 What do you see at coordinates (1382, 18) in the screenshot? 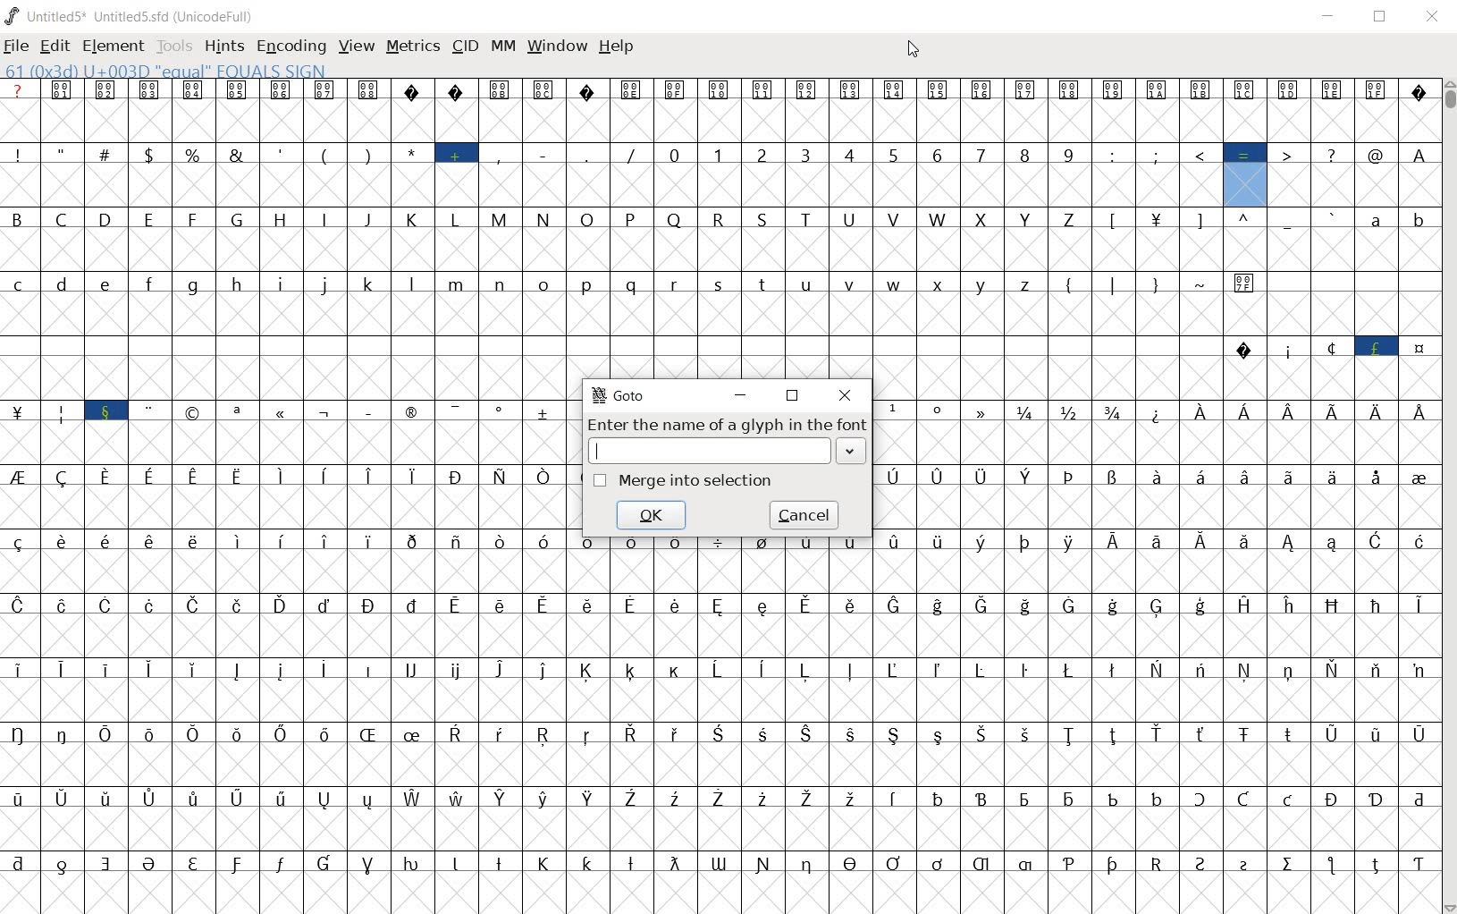
I see `restore down` at bounding box center [1382, 18].